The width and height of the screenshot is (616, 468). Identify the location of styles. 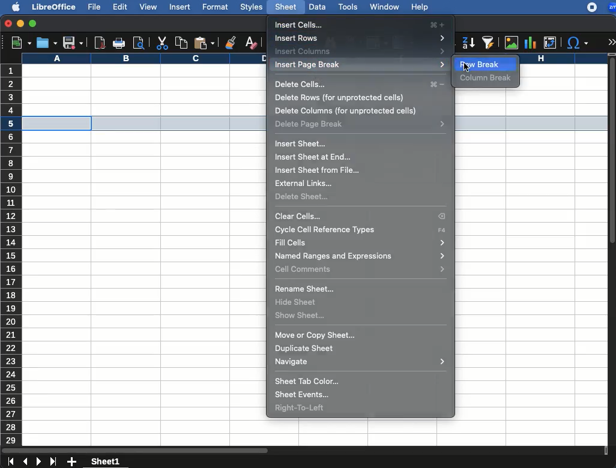
(252, 7).